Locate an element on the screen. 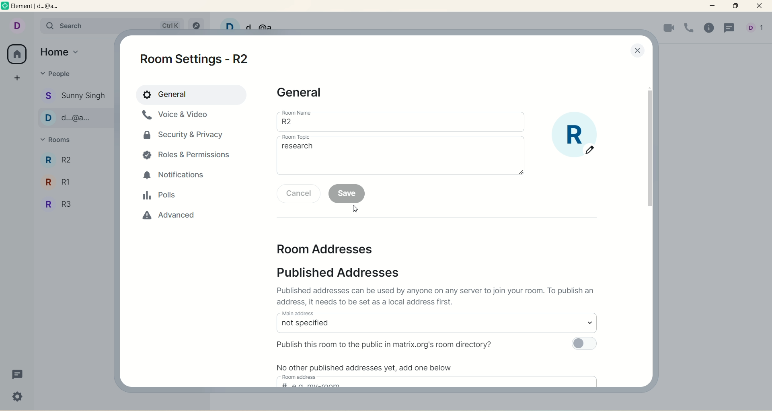 The height and width of the screenshot is (411, 772). people is located at coordinates (56, 74).